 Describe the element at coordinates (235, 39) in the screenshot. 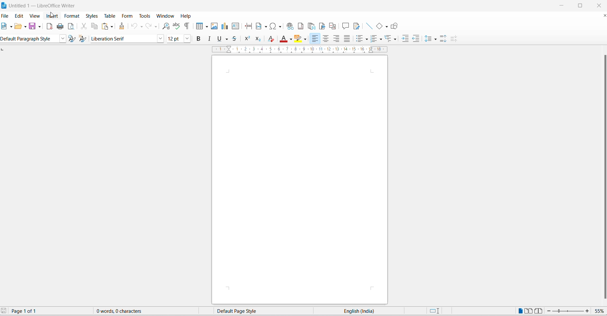

I see `strike through` at that location.